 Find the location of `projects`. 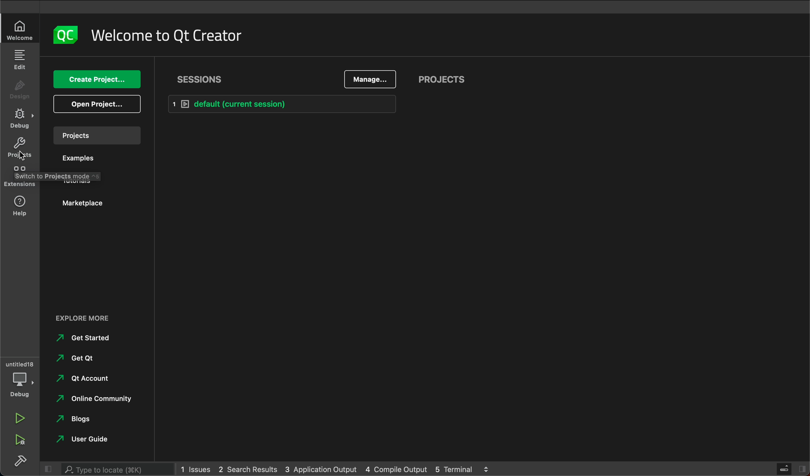

projects is located at coordinates (449, 78).